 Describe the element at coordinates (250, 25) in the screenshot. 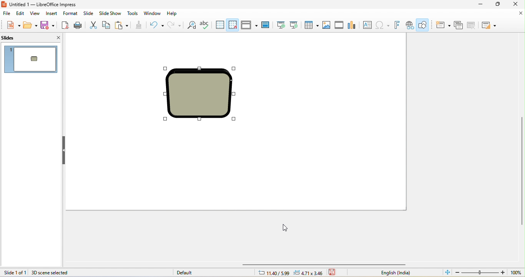

I see `display view` at that location.